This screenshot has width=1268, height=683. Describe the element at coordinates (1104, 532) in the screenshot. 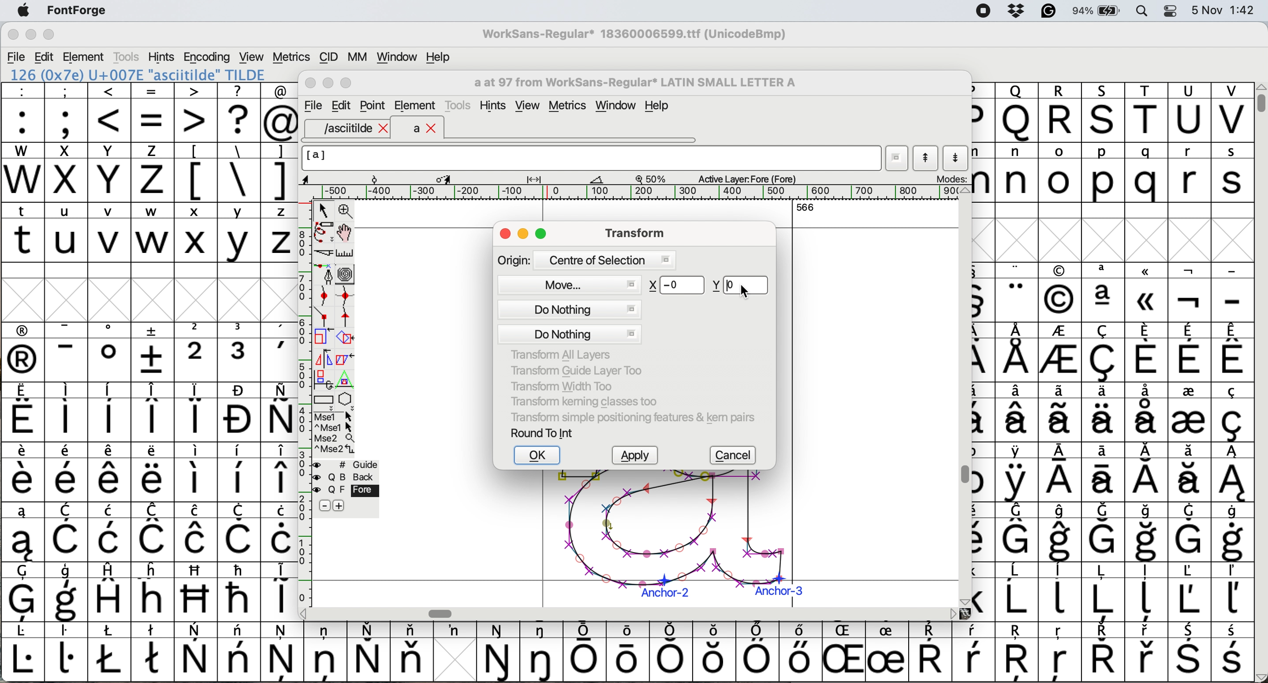

I see `symbol` at that location.